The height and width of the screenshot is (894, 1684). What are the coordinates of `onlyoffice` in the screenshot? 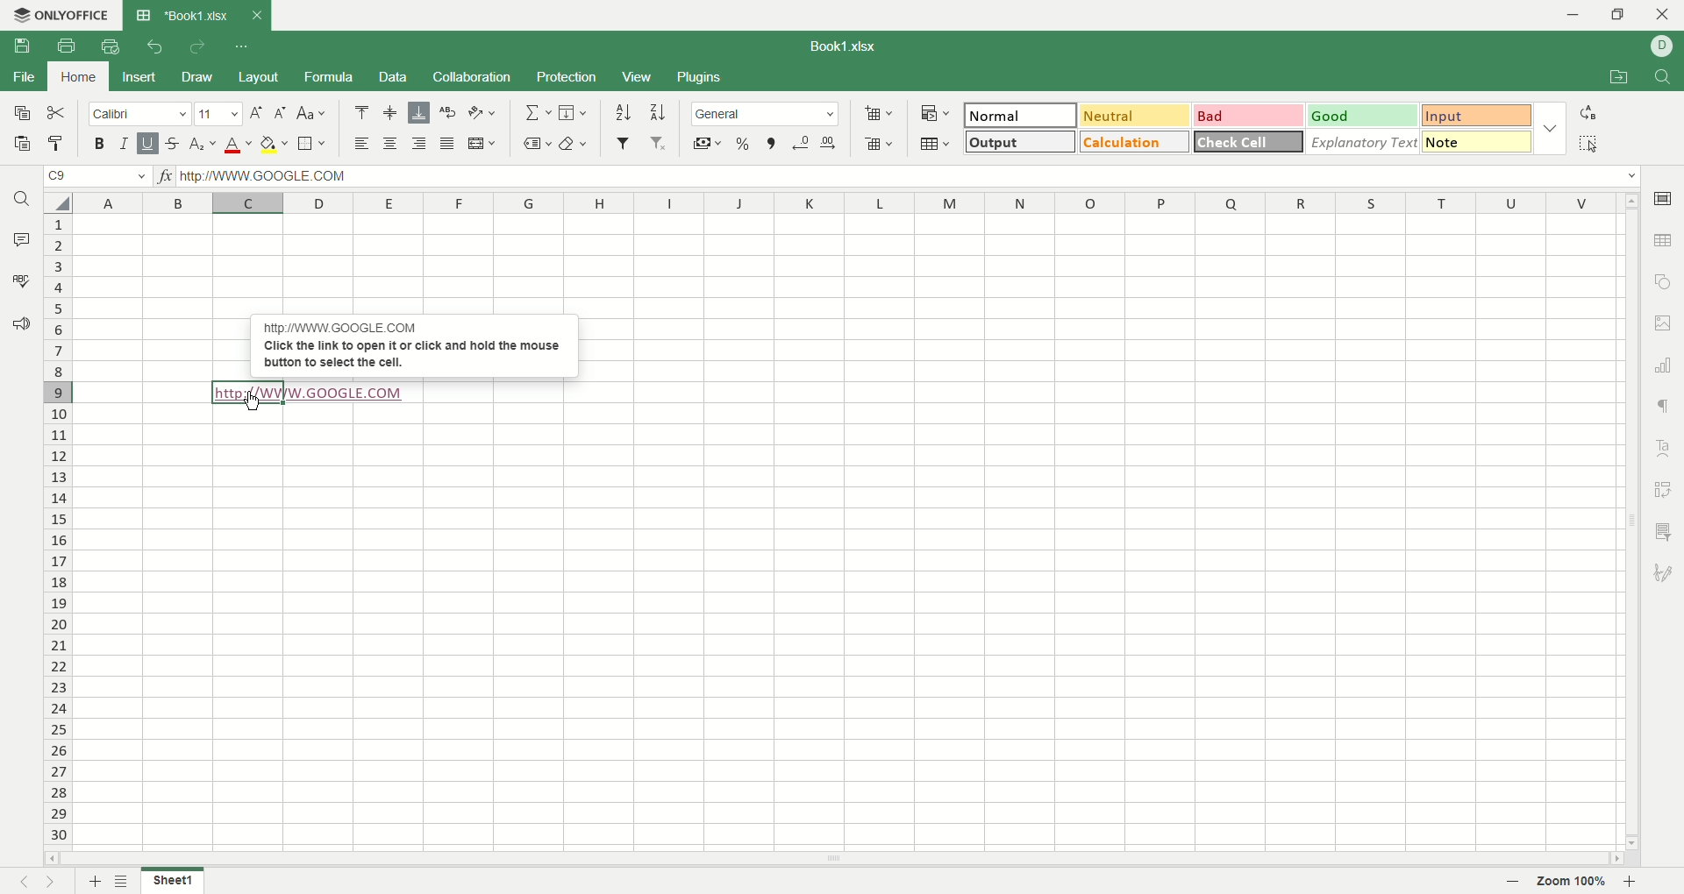 It's located at (63, 16).